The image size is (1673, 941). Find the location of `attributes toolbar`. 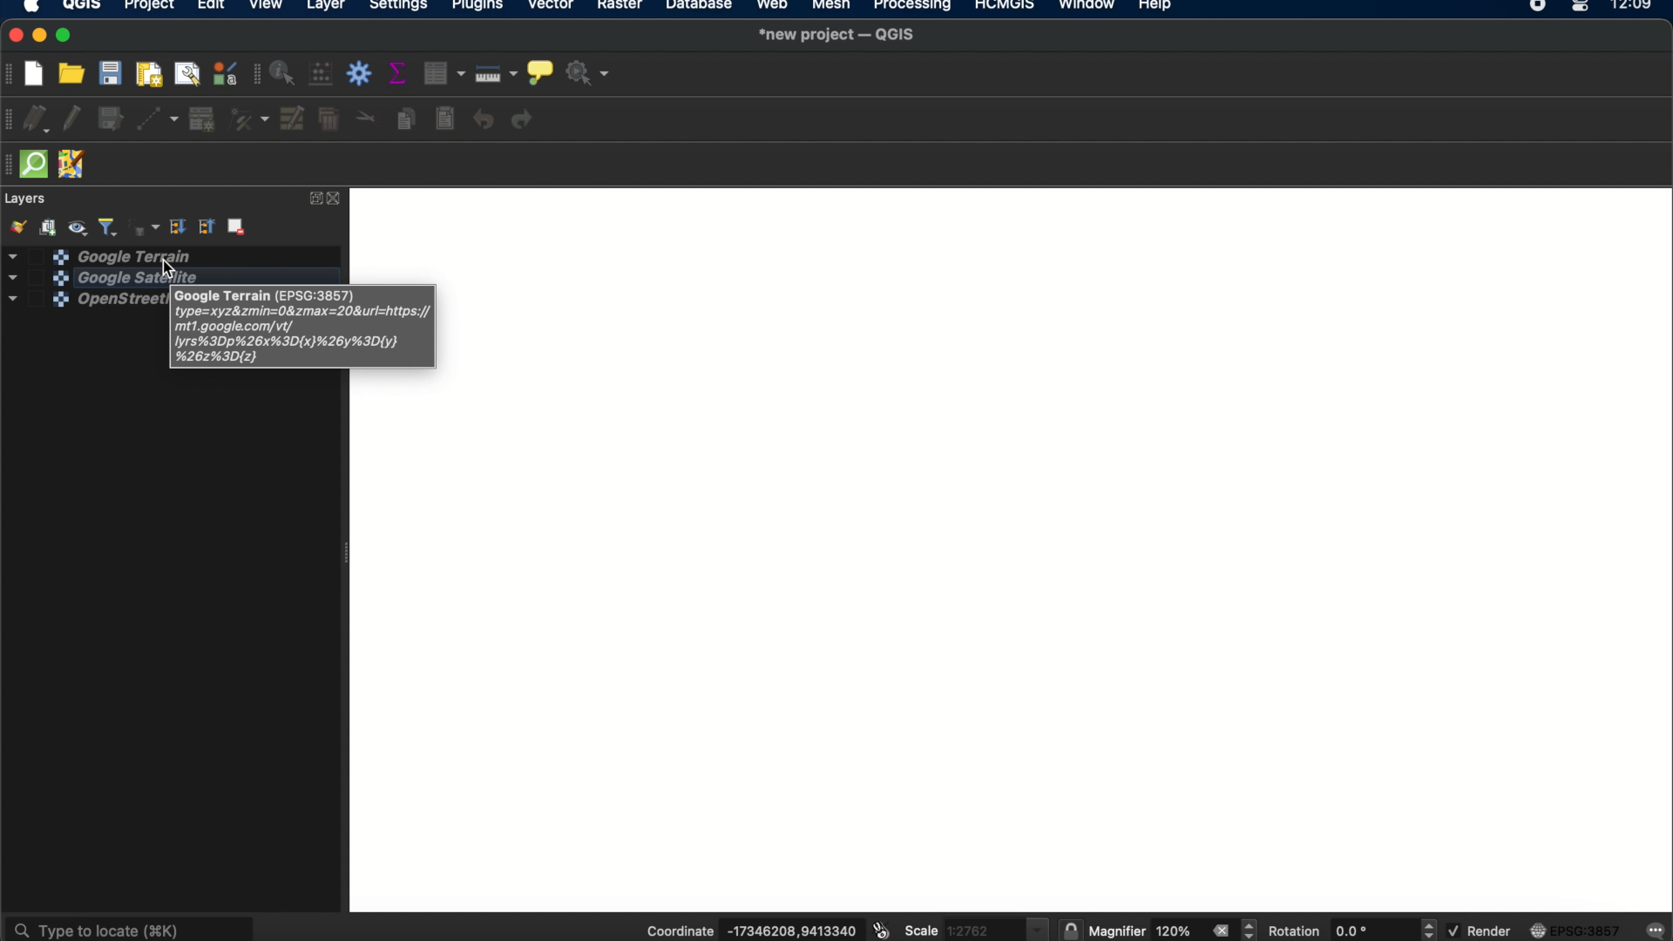

attributes toolbar is located at coordinates (254, 75).